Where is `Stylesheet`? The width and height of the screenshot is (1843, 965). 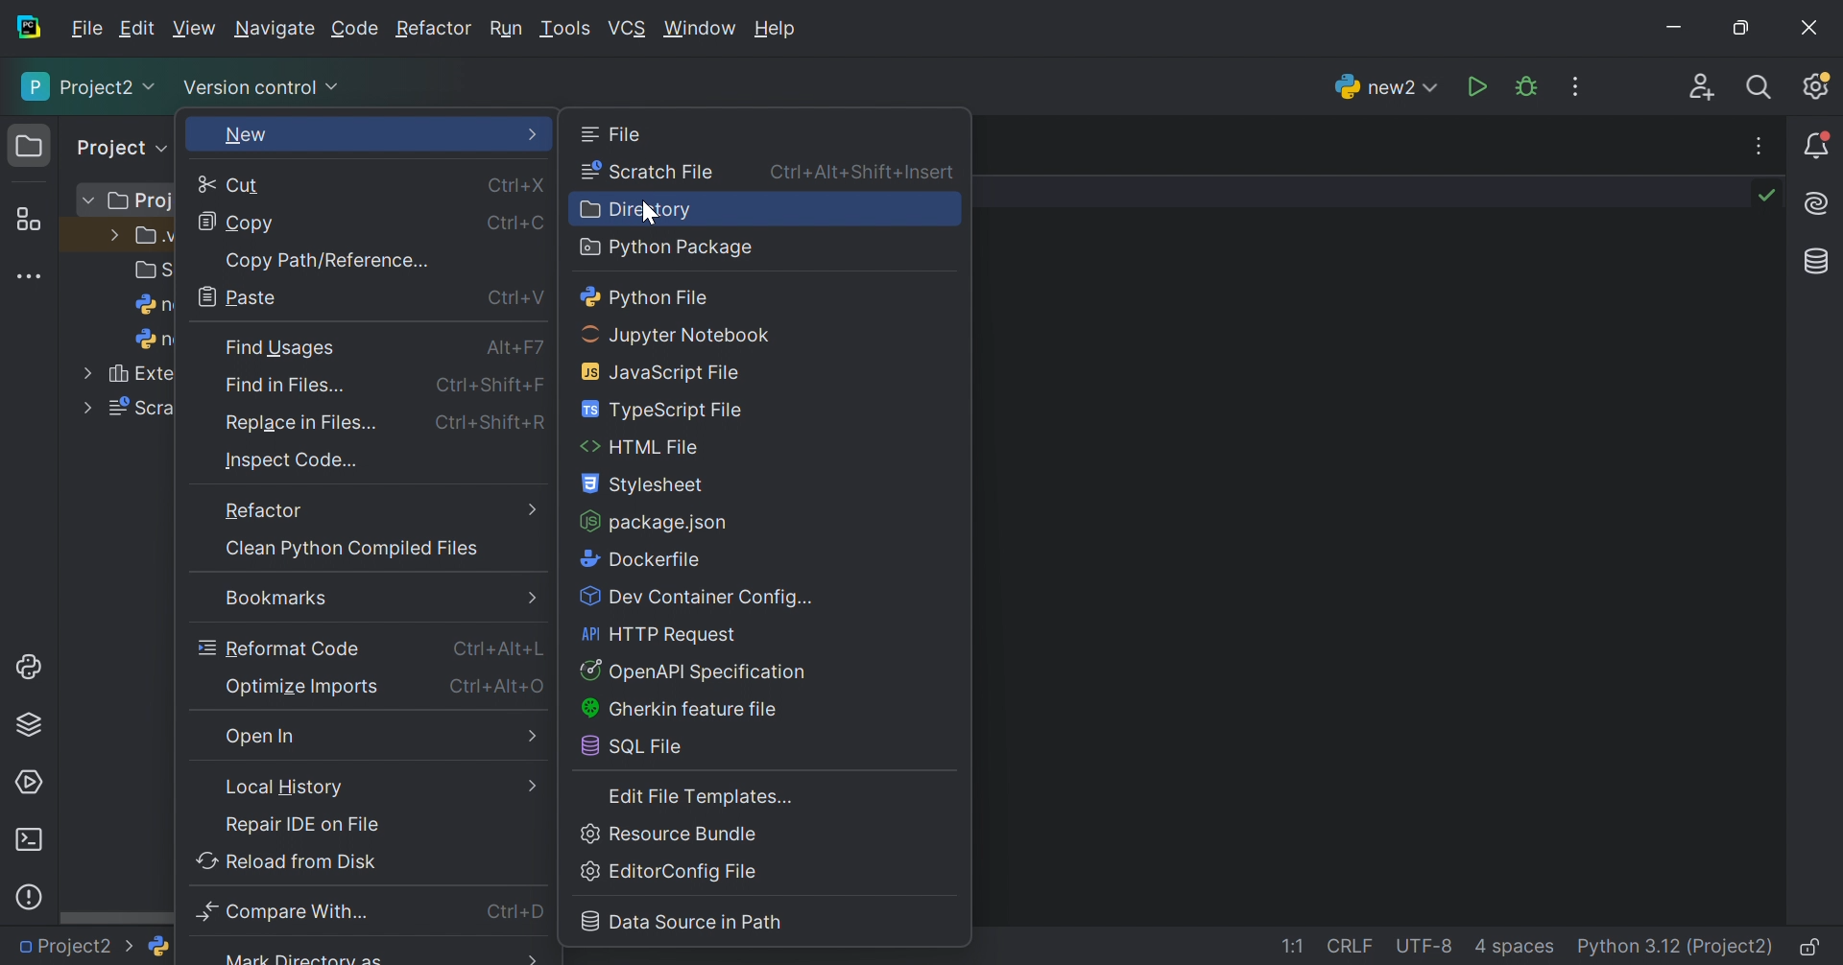 Stylesheet is located at coordinates (645, 485).